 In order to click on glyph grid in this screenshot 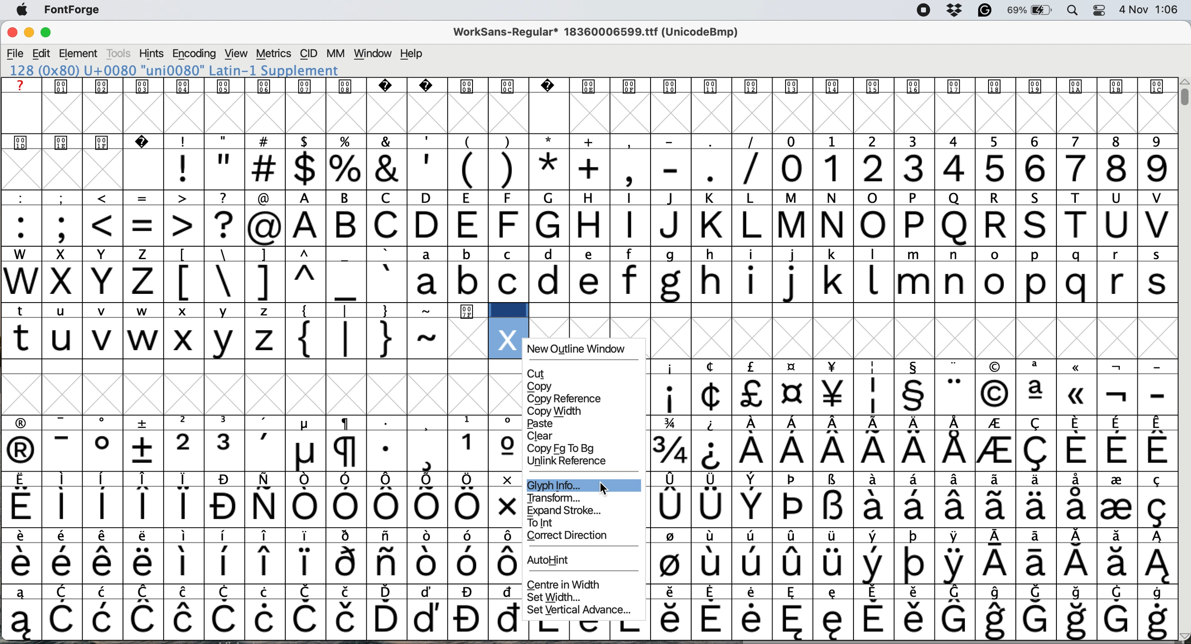, I will do `click(912, 339)`.